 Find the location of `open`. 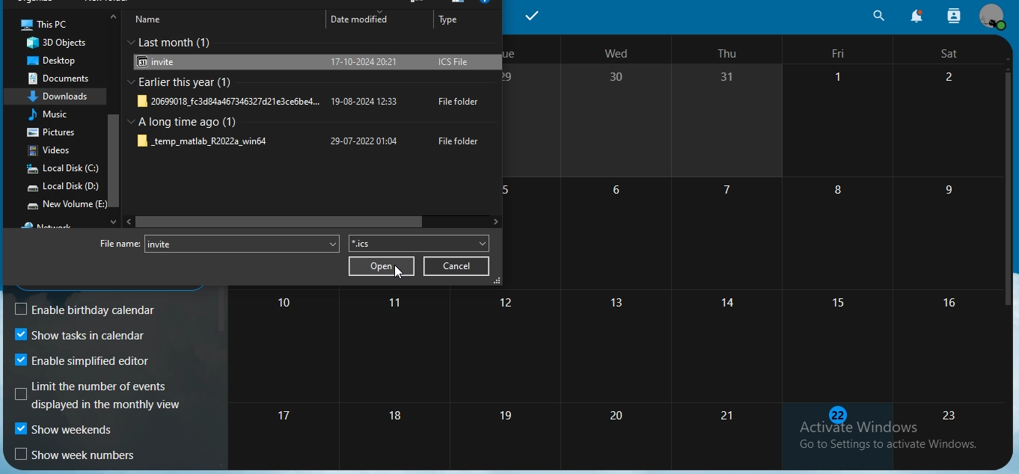

open is located at coordinates (382, 268).